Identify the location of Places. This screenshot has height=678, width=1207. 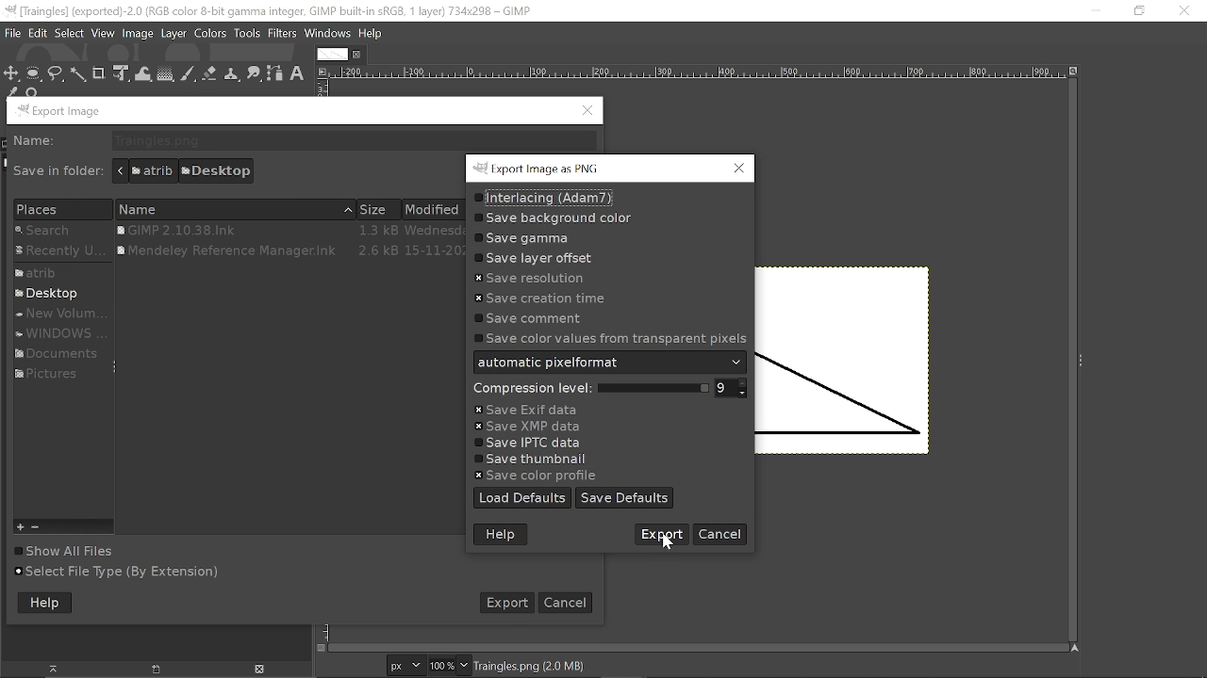
(56, 210).